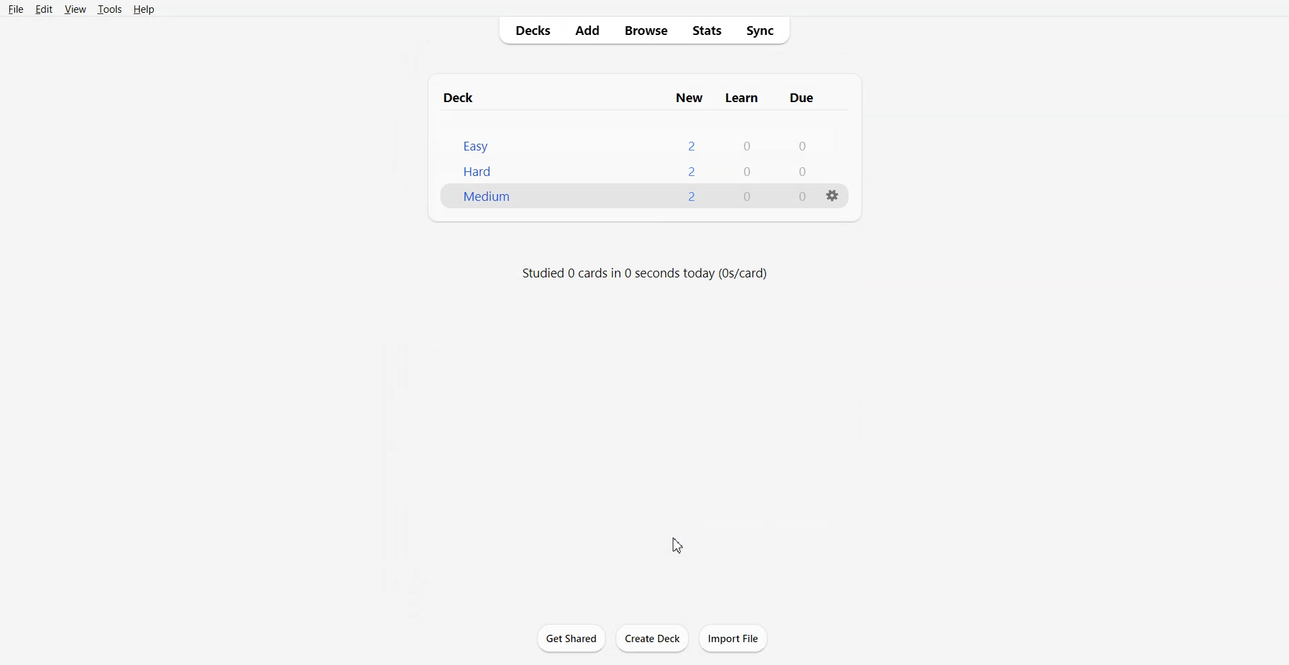  Describe the element at coordinates (528, 31) in the screenshot. I see `Decks` at that location.